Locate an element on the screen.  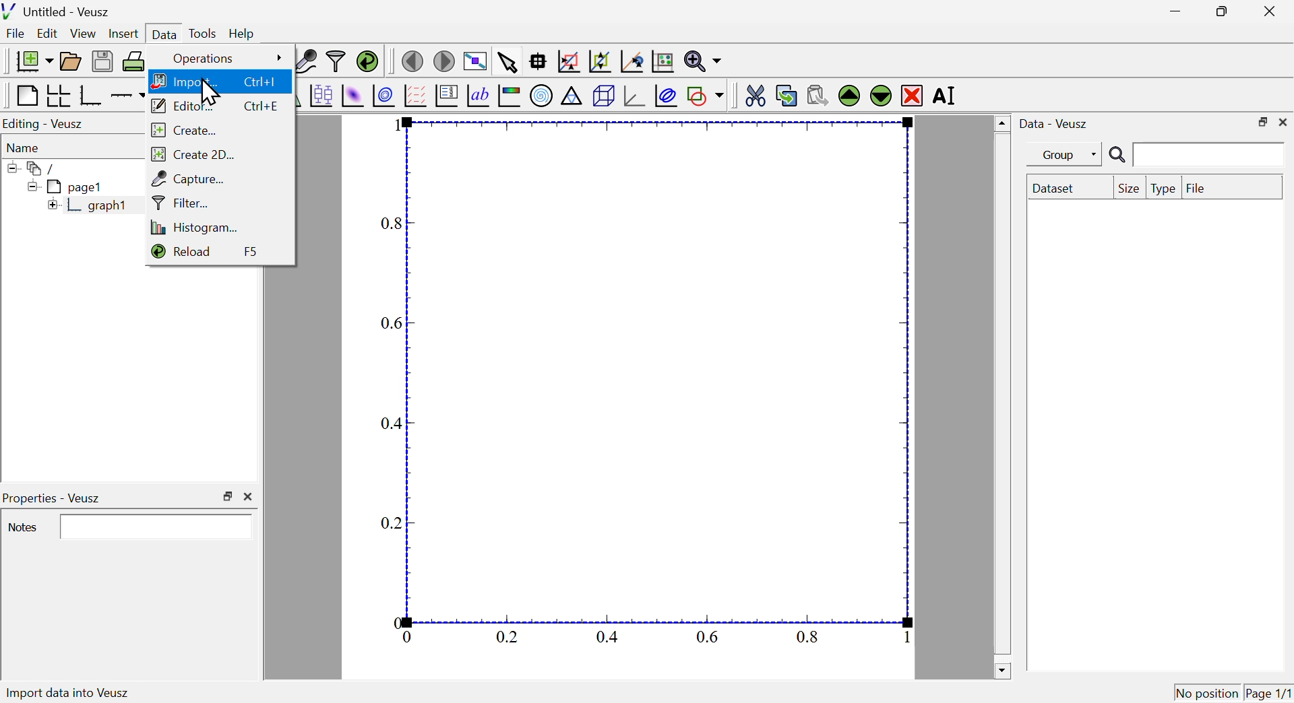
plot key is located at coordinates (447, 98).